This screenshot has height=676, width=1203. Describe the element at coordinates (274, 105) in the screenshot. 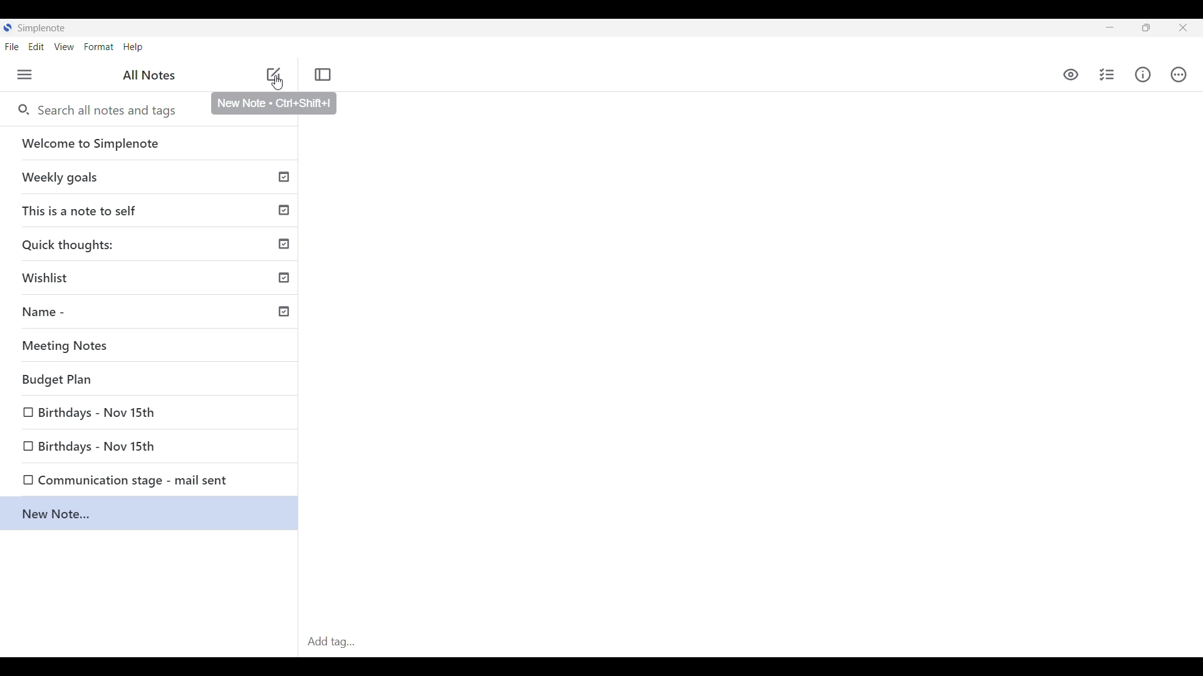

I see `Description of selected icon` at that location.